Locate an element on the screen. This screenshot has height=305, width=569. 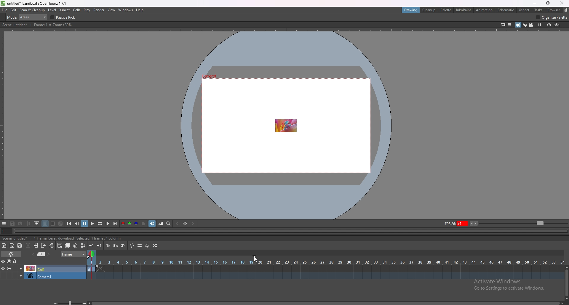
increase step is located at coordinates (99, 245).